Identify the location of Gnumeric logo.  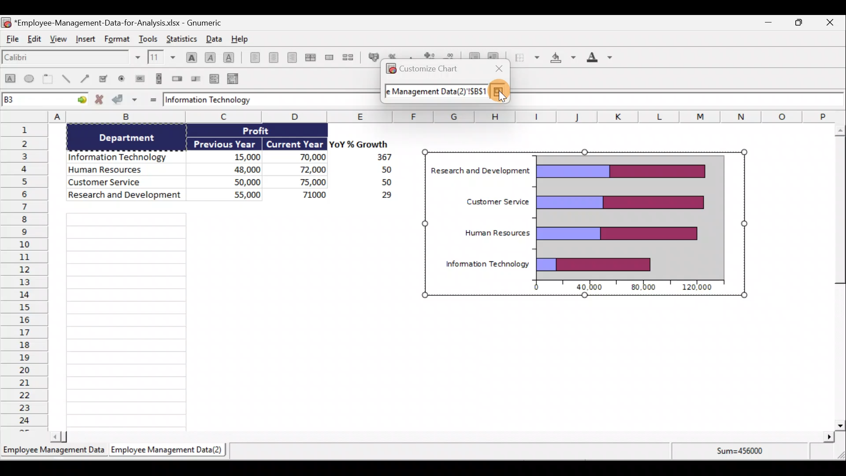
(6, 22).